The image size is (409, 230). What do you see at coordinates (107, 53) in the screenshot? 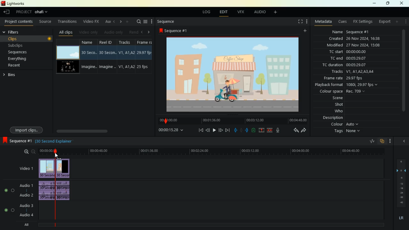
I see `30 seco` at bounding box center [107, 53].